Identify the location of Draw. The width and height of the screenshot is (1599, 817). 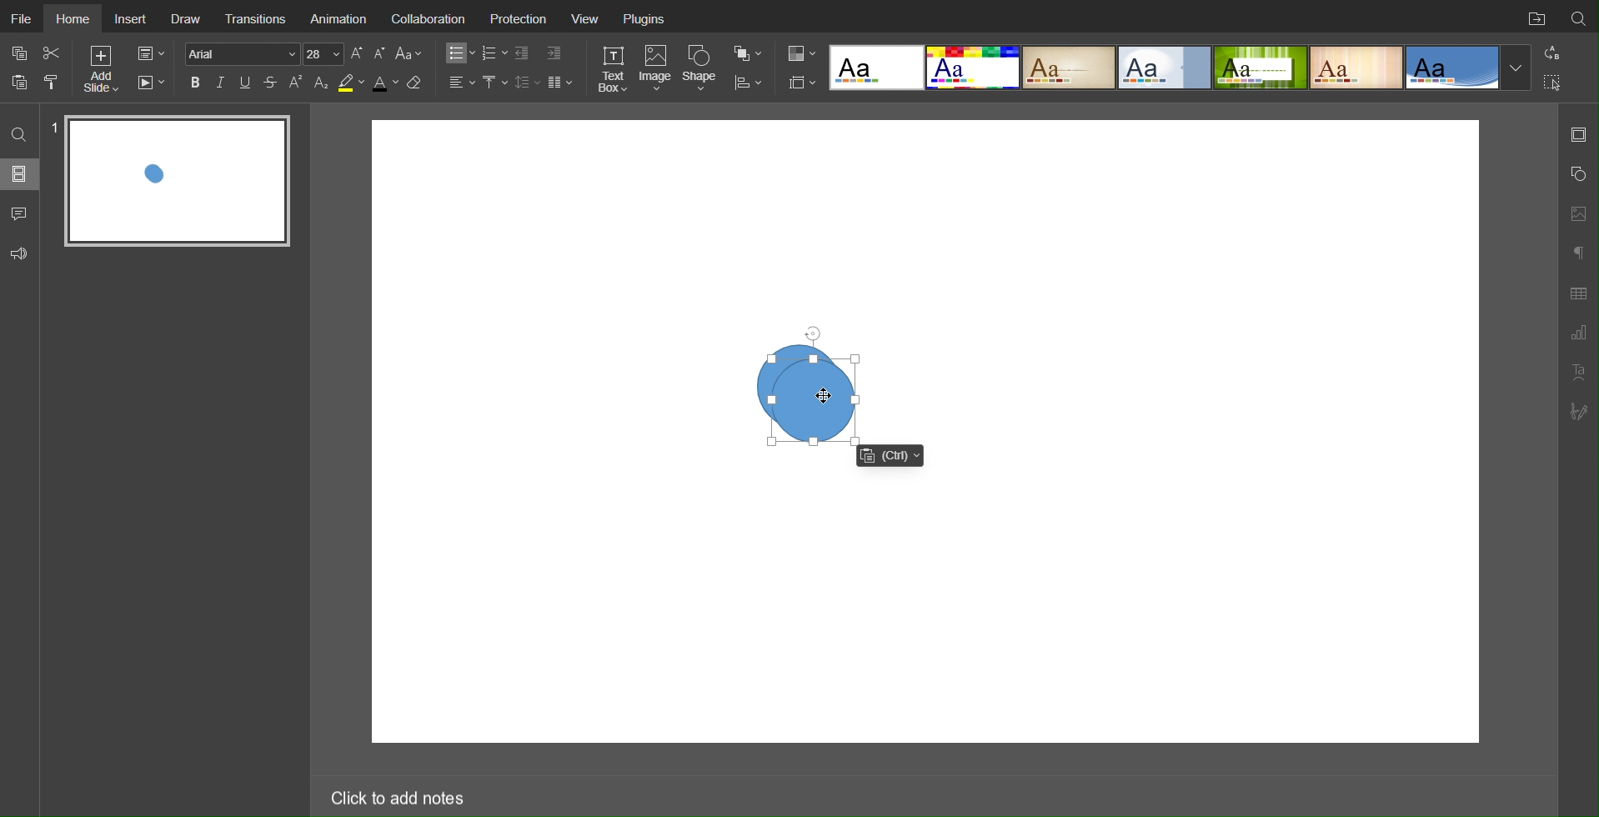
(188, 17).